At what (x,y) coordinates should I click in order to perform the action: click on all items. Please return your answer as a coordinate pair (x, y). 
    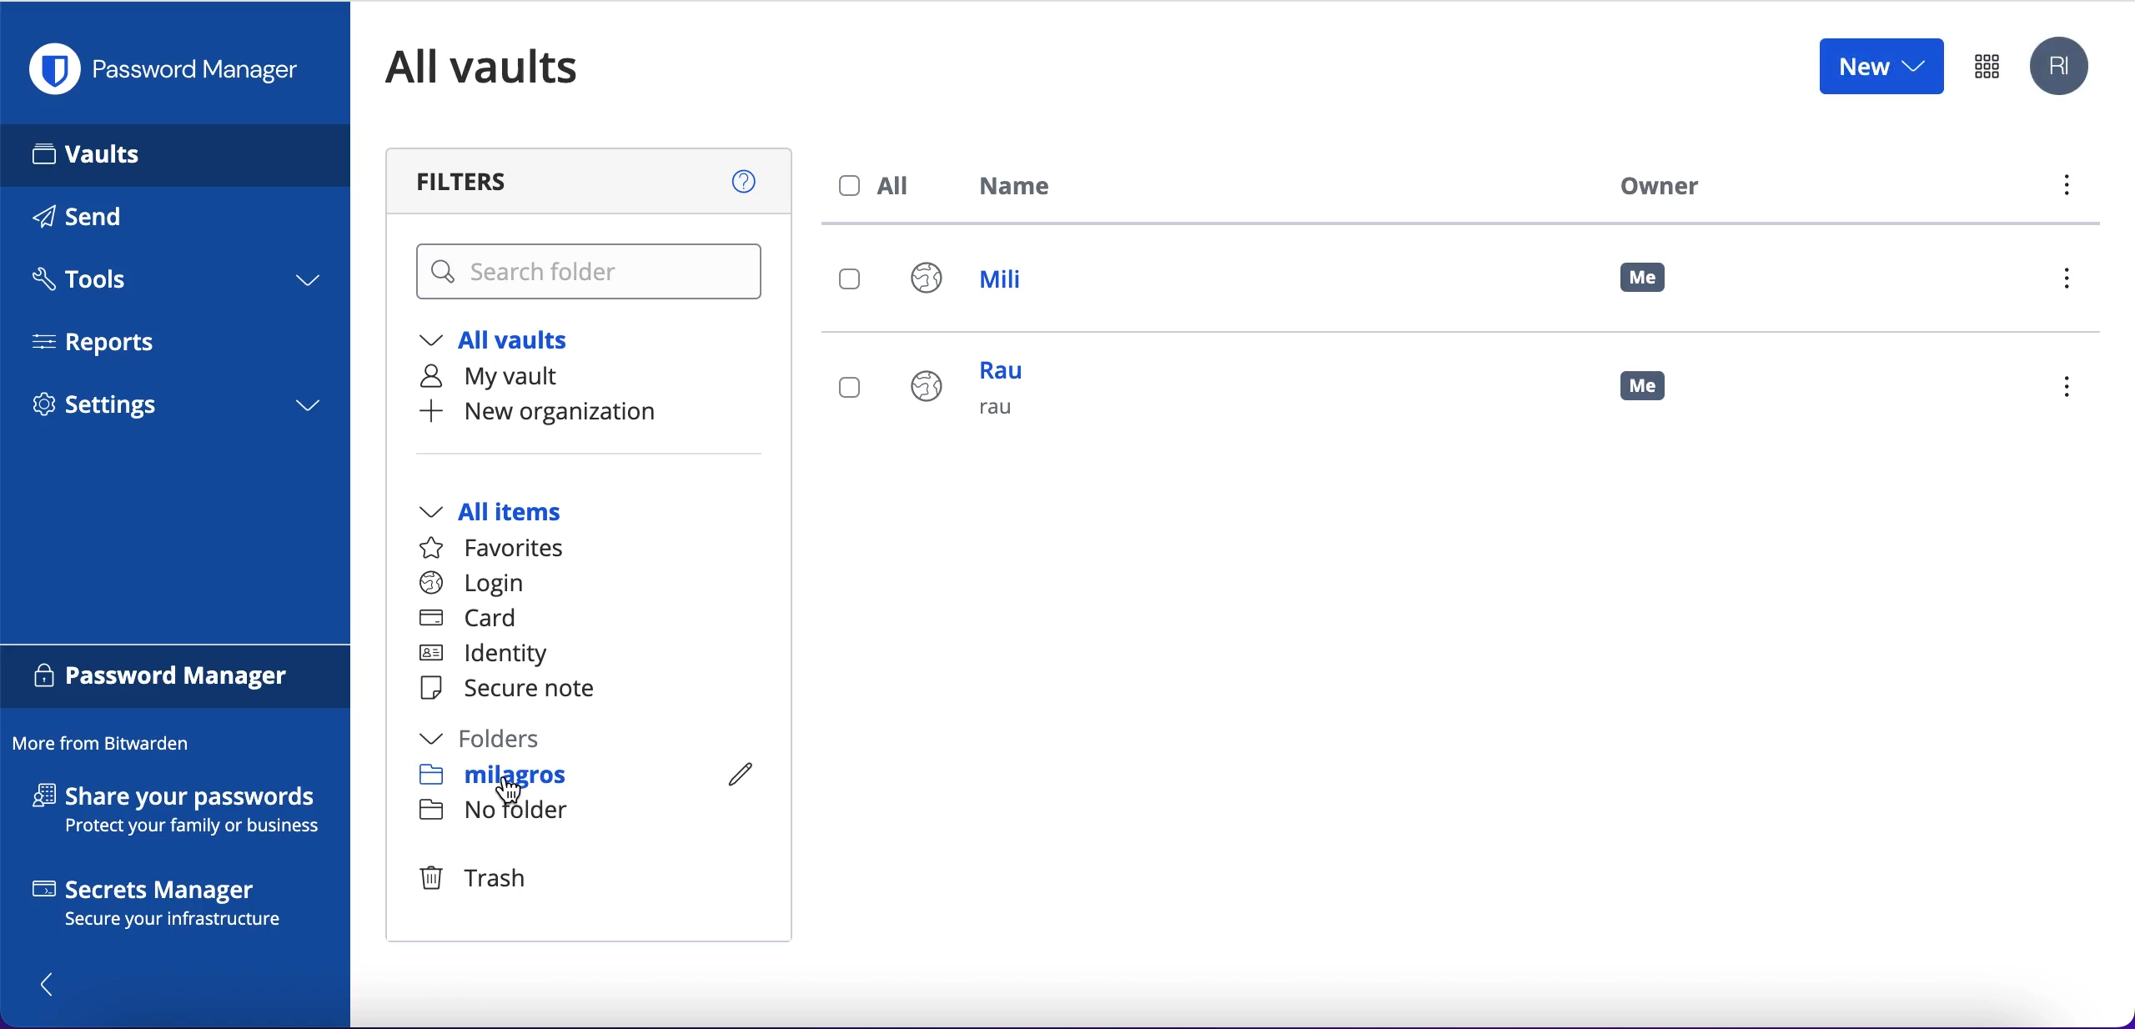
    Looking at the image, I should click on (515, 514).